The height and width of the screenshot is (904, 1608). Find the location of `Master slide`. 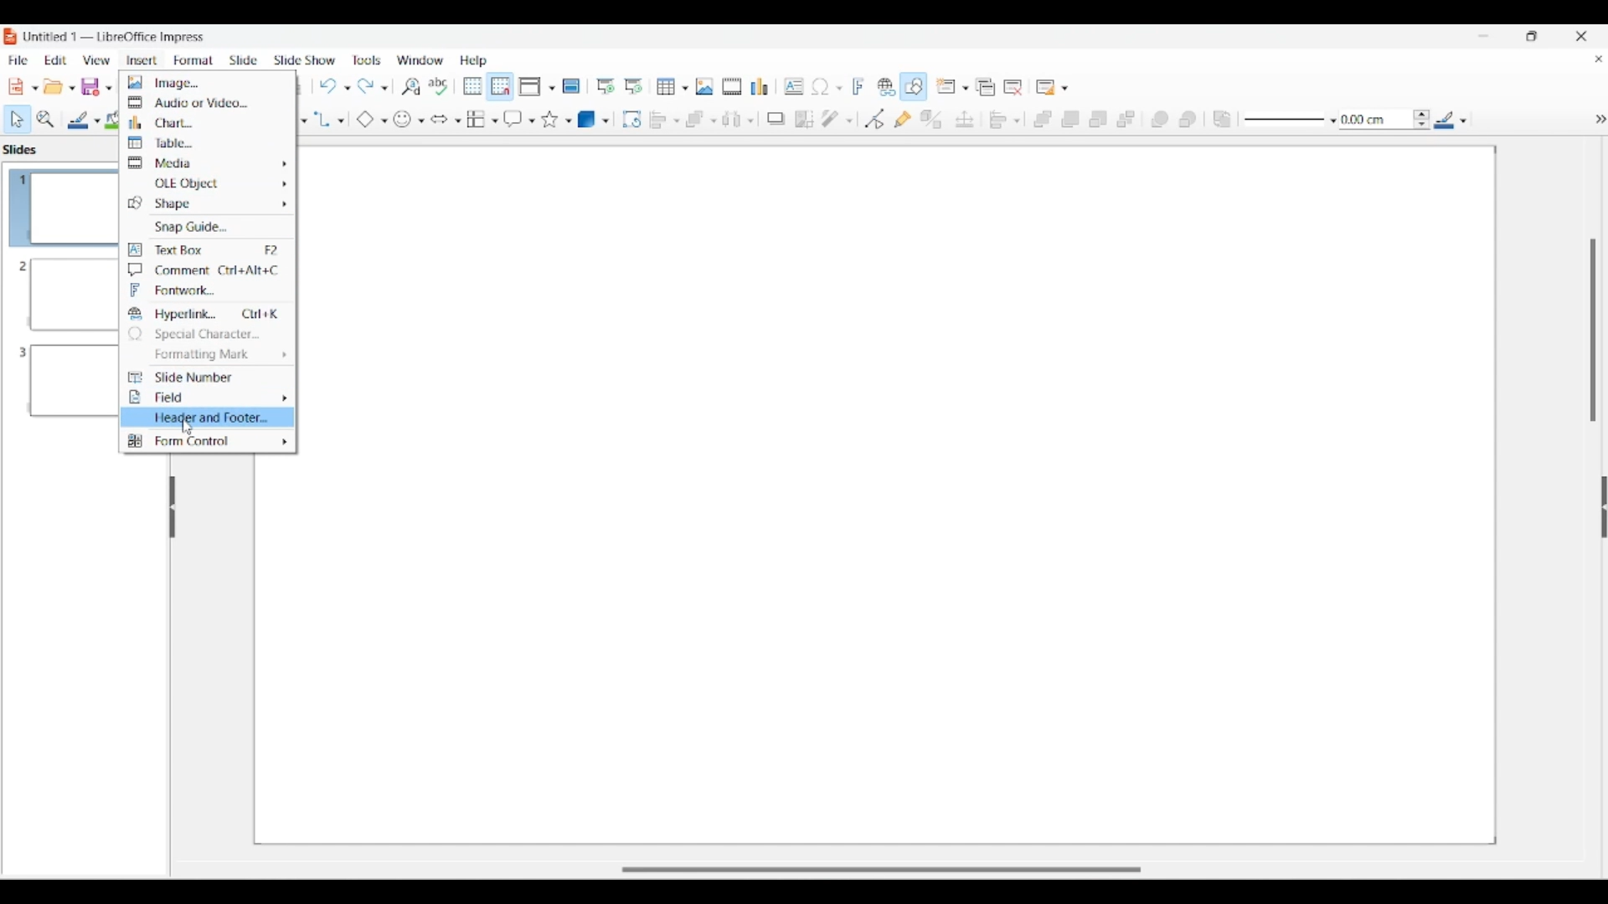

Master slide is located at coordinates (571, 85).